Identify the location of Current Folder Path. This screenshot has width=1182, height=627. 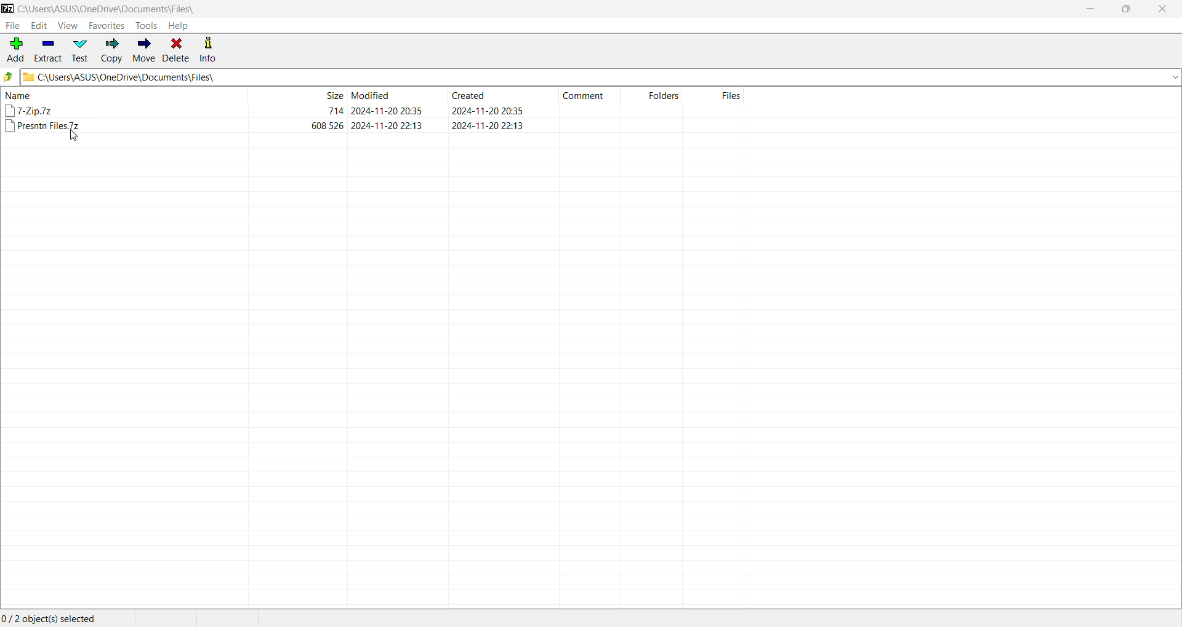
(108, 8).